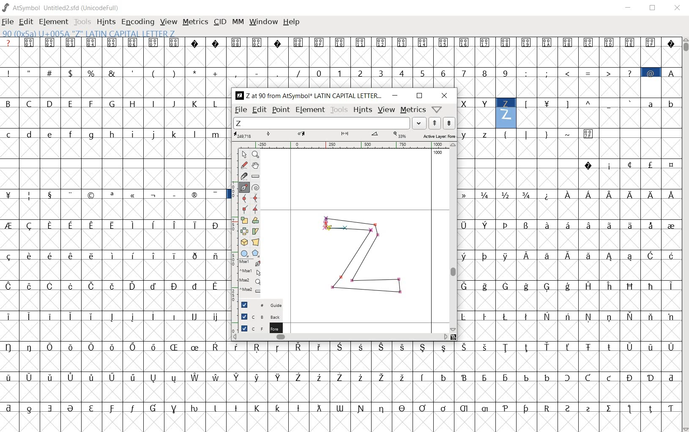  I want to click on edit, so click(27, 22).